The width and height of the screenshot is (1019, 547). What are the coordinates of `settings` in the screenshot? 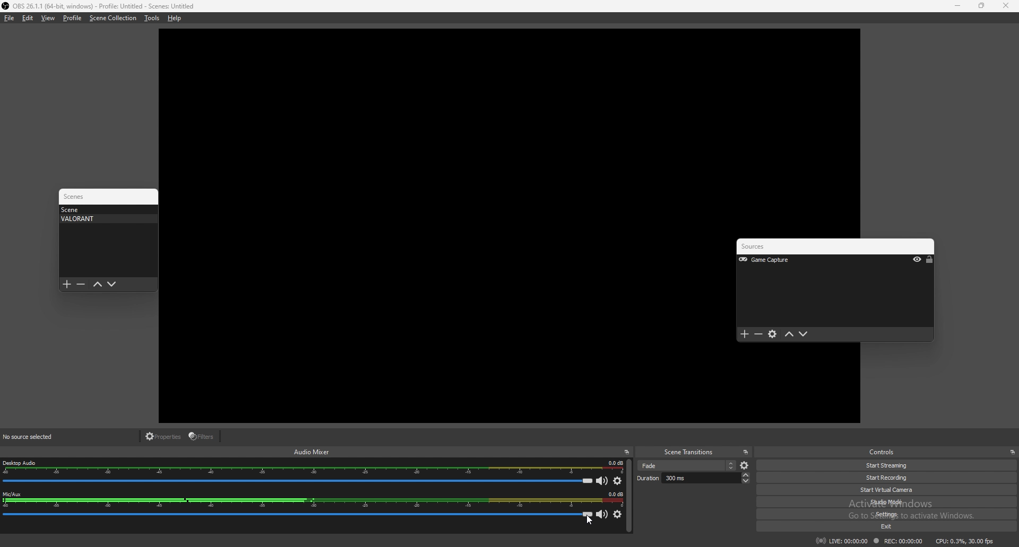 It's located at (893, 514).